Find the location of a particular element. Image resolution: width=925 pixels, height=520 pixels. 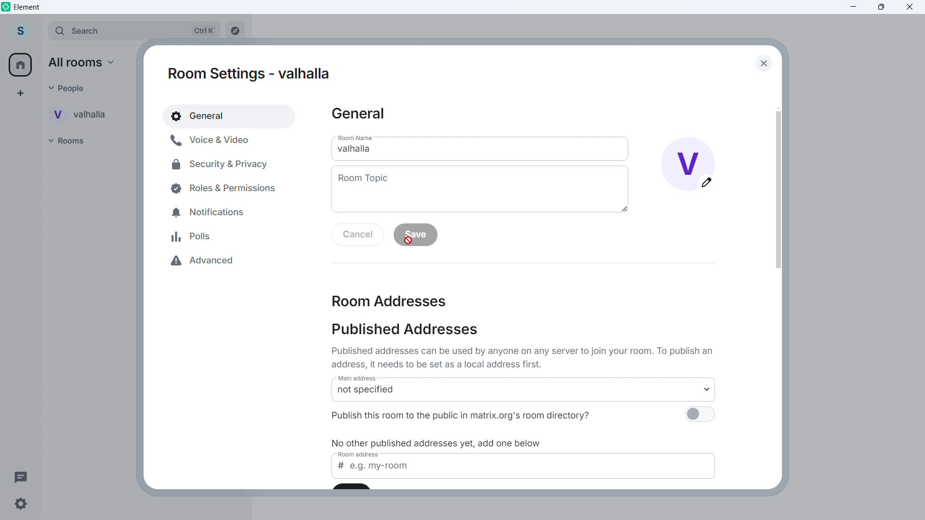

Add room topic  is located at coordinates (479, 189).